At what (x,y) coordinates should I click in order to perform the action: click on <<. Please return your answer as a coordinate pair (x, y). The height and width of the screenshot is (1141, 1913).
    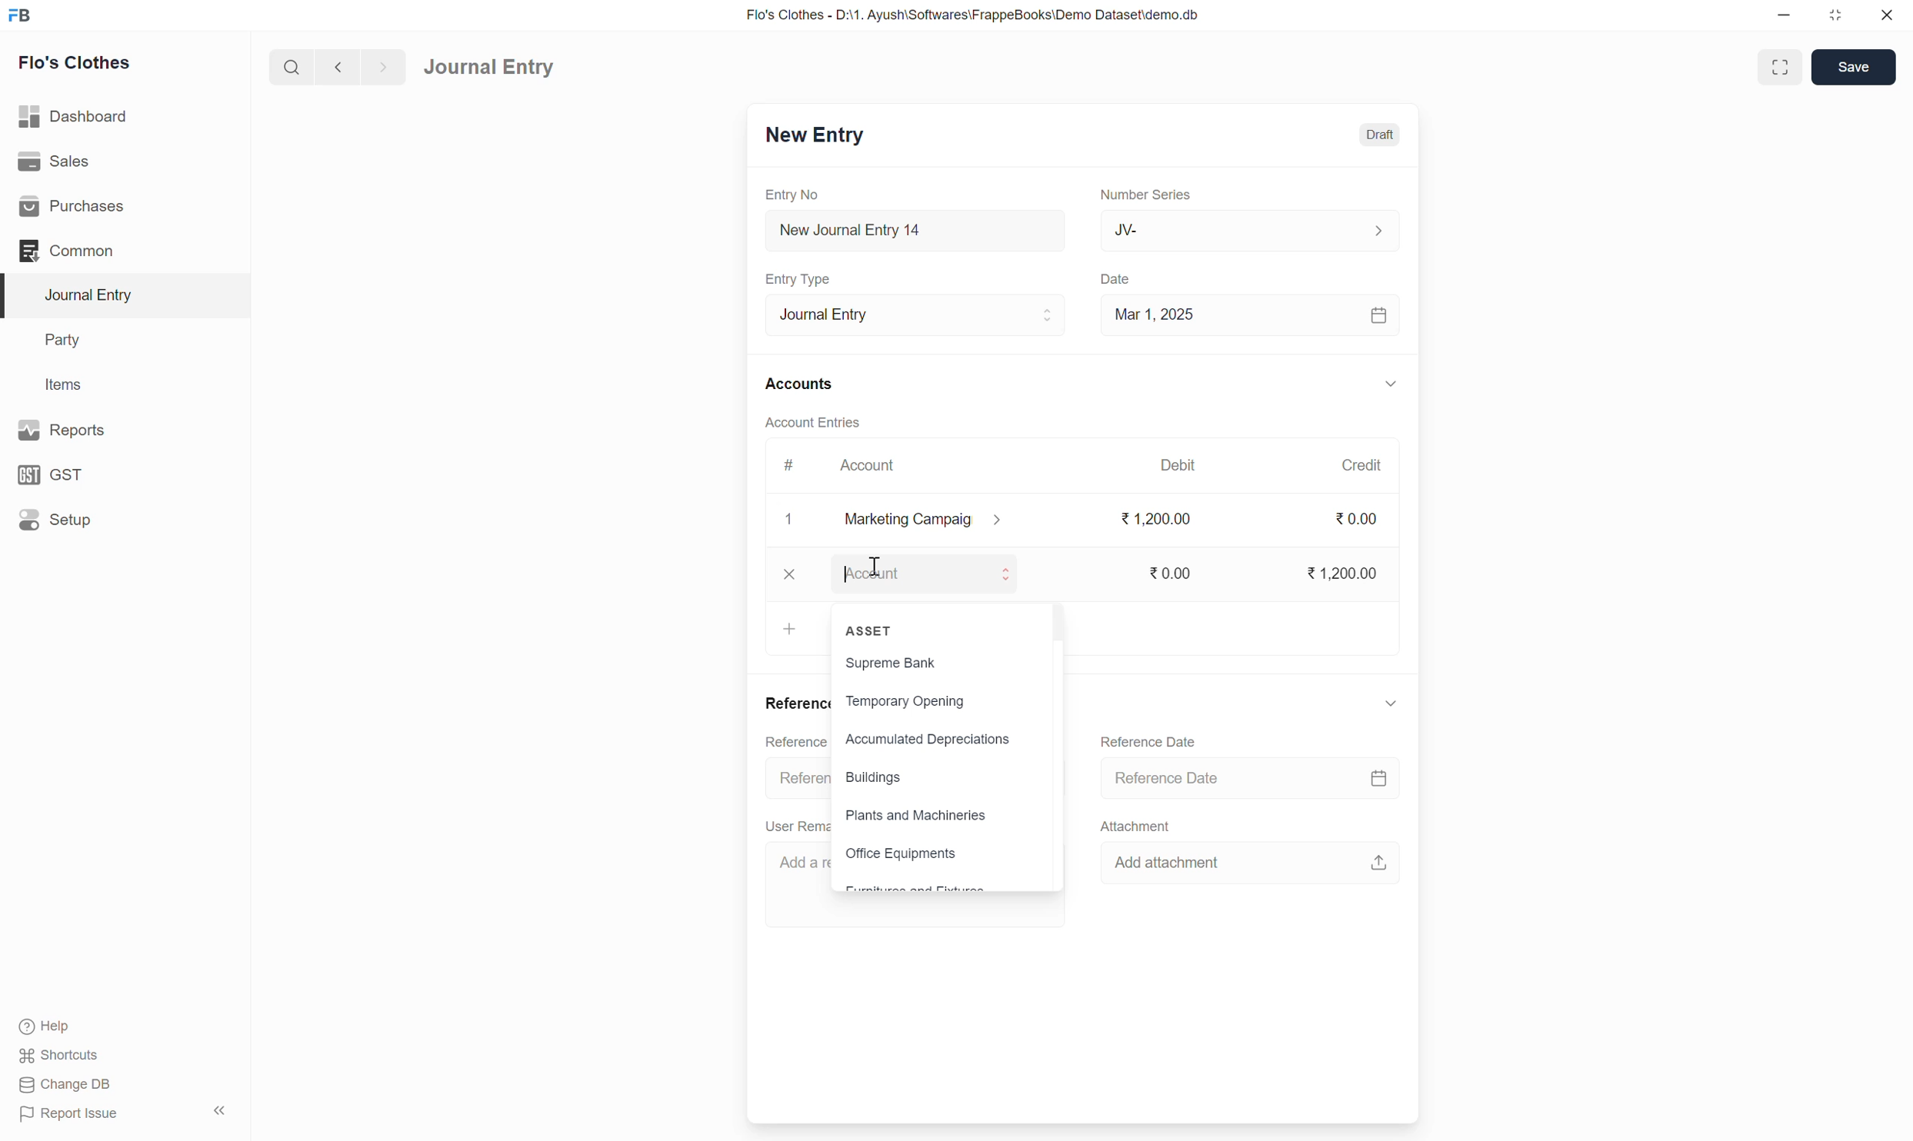
    Looking at the image, I should click on (219, 1111).